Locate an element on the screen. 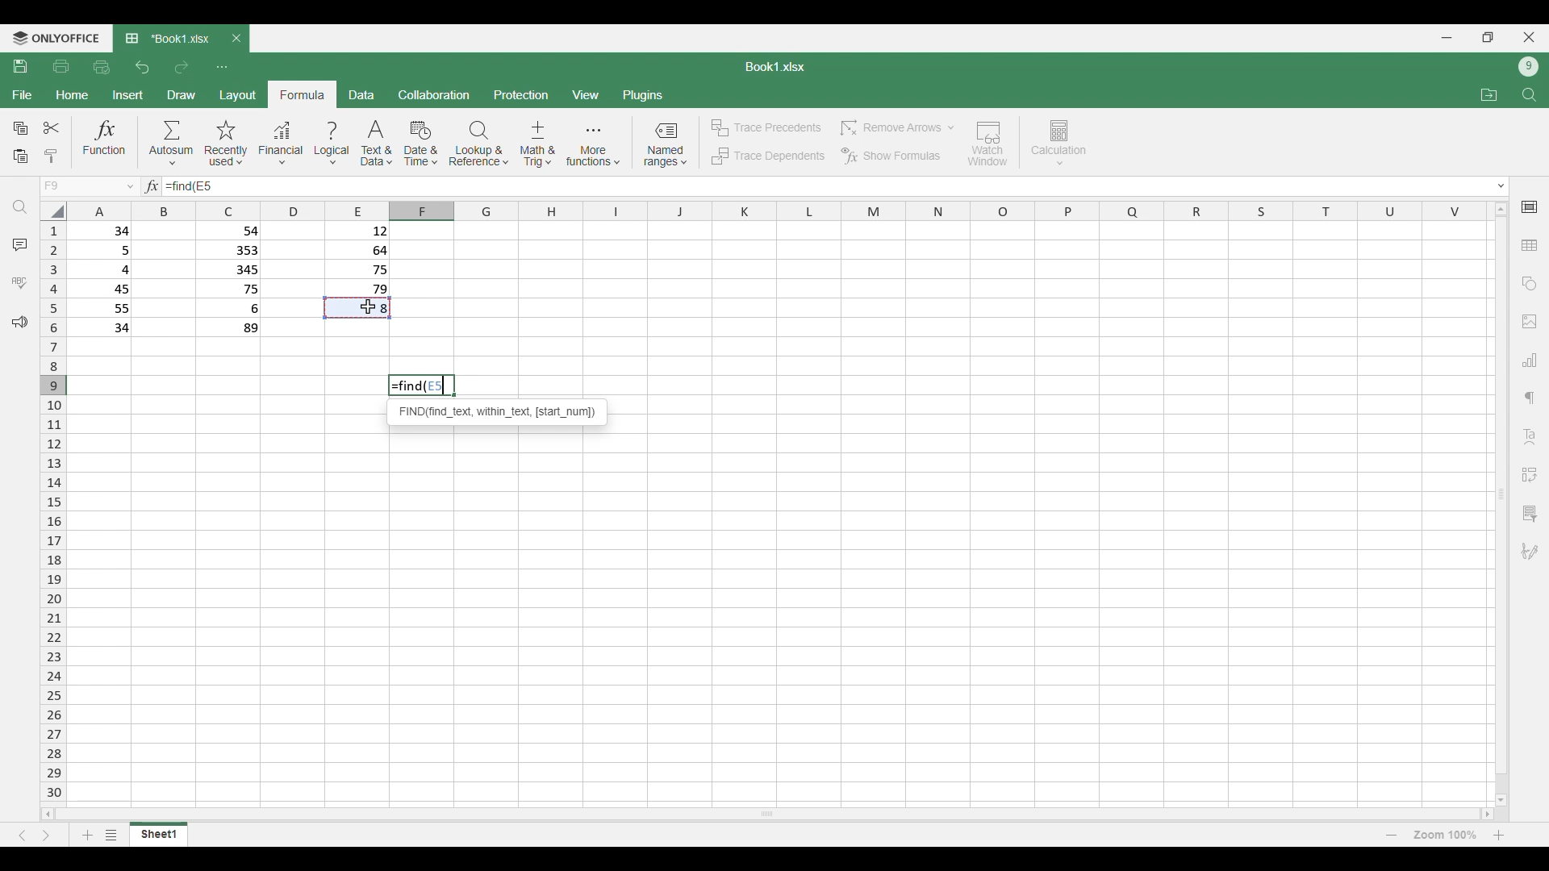 Image resolution: width=1549 pixels, height=871 pixels. Paste is located at coordinates (20, 157).